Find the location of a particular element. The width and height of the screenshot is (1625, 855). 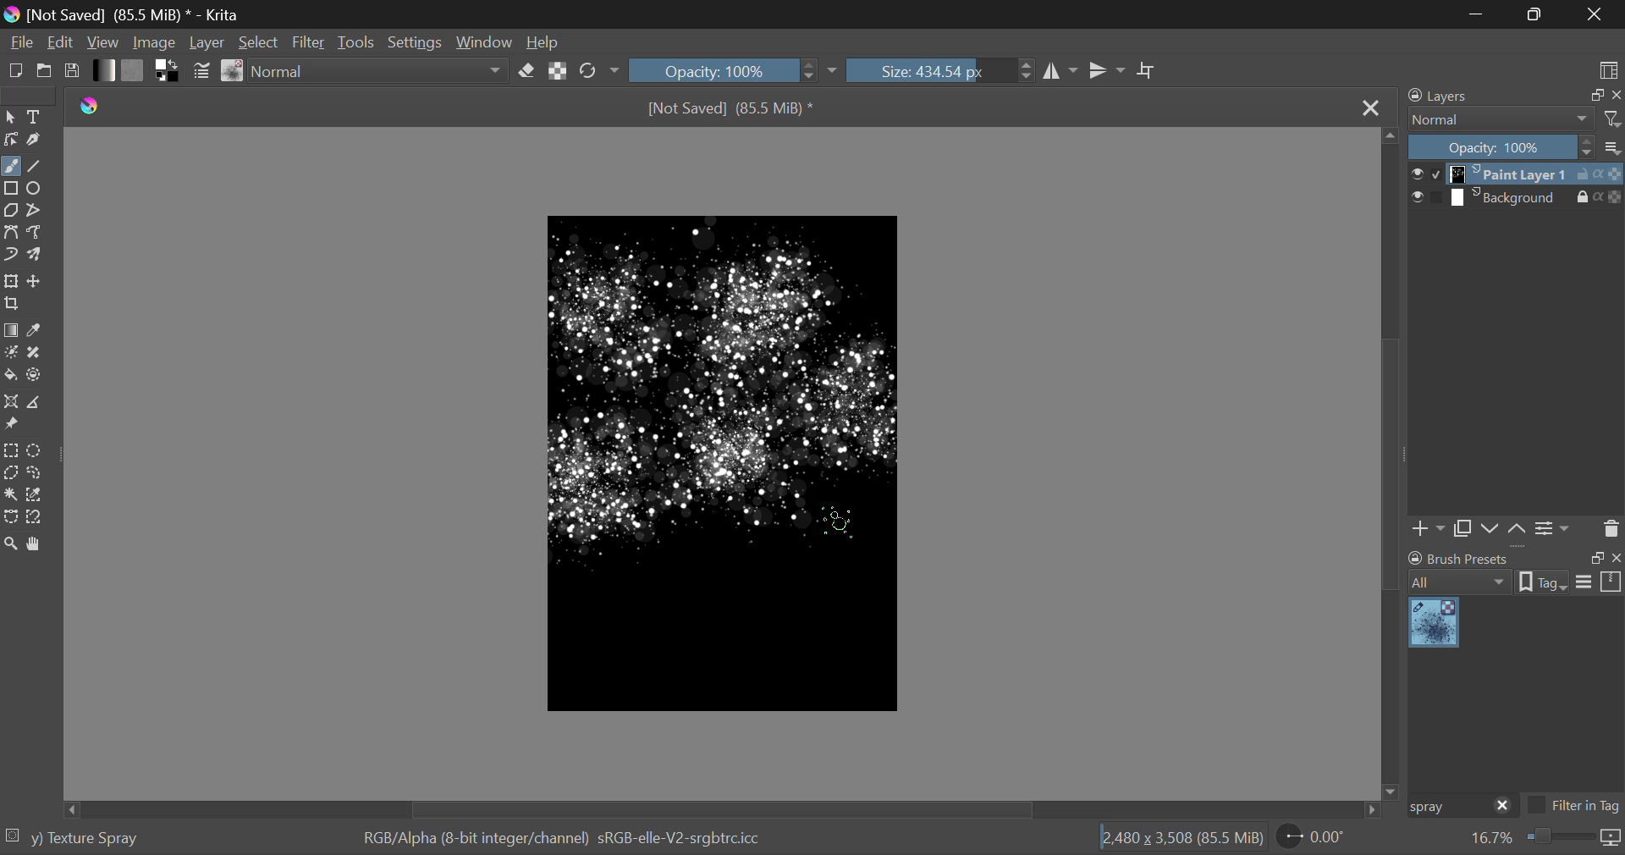

Rectanle is located at coordinates (11, 190).